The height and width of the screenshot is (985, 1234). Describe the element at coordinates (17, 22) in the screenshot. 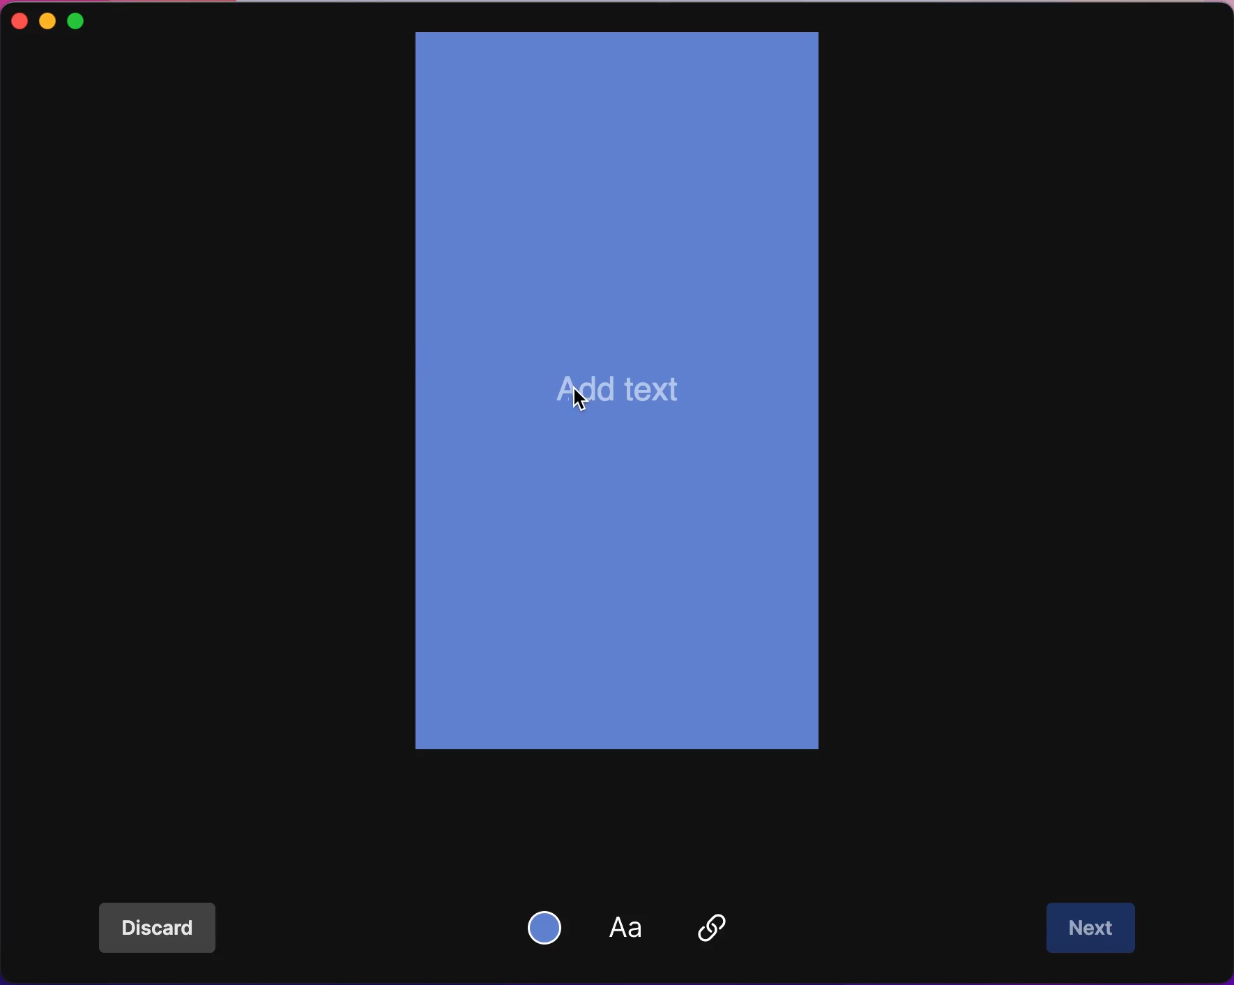

I see `close` at that location.